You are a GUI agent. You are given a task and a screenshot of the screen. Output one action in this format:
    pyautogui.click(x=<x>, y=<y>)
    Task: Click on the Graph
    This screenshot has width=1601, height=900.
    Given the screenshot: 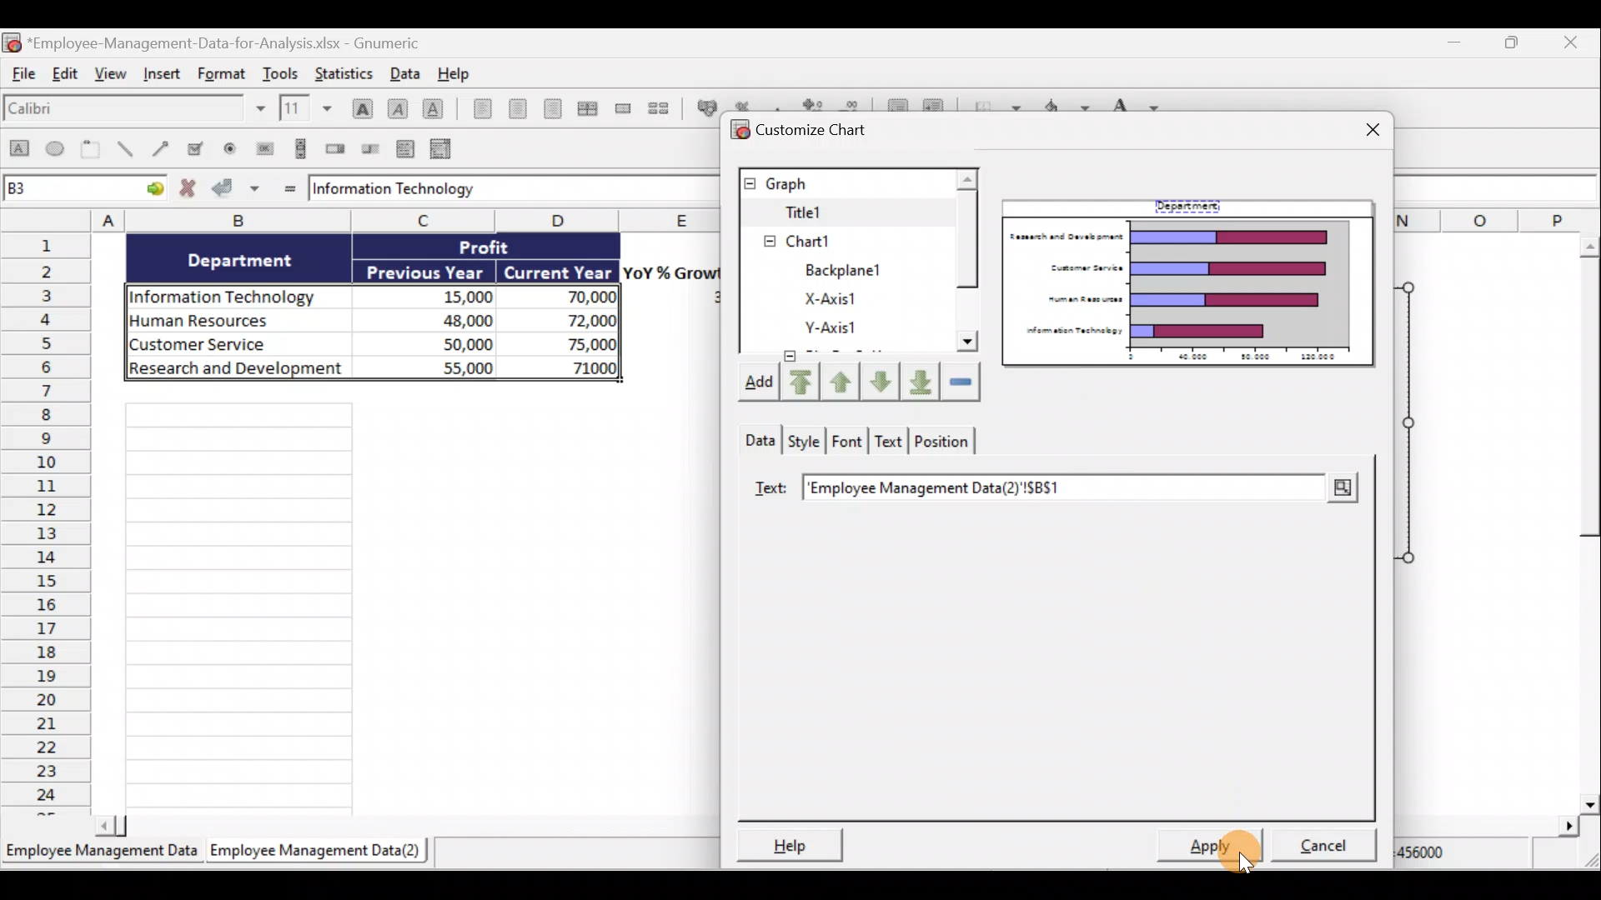 What is the action you would take?
    pyautogui.click(x=845, y=181)
    